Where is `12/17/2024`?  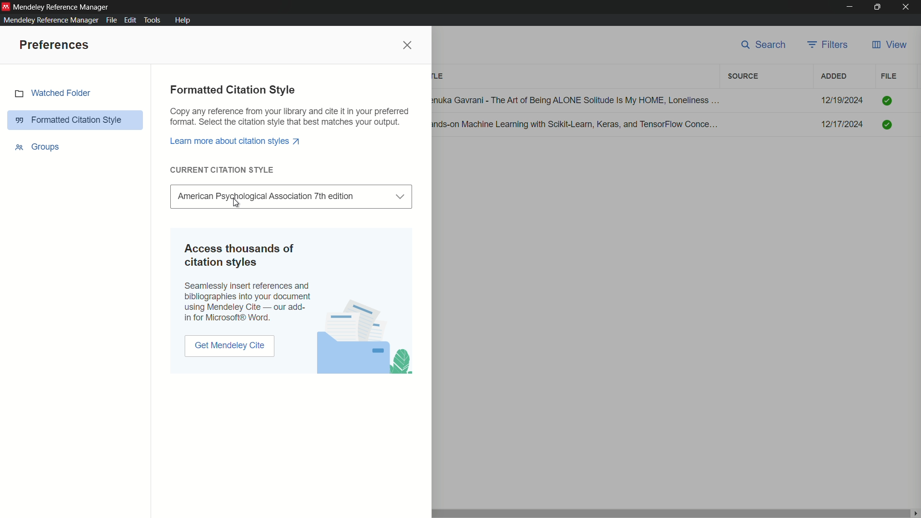 12/17/2024 is located at coordinates (842, 124).